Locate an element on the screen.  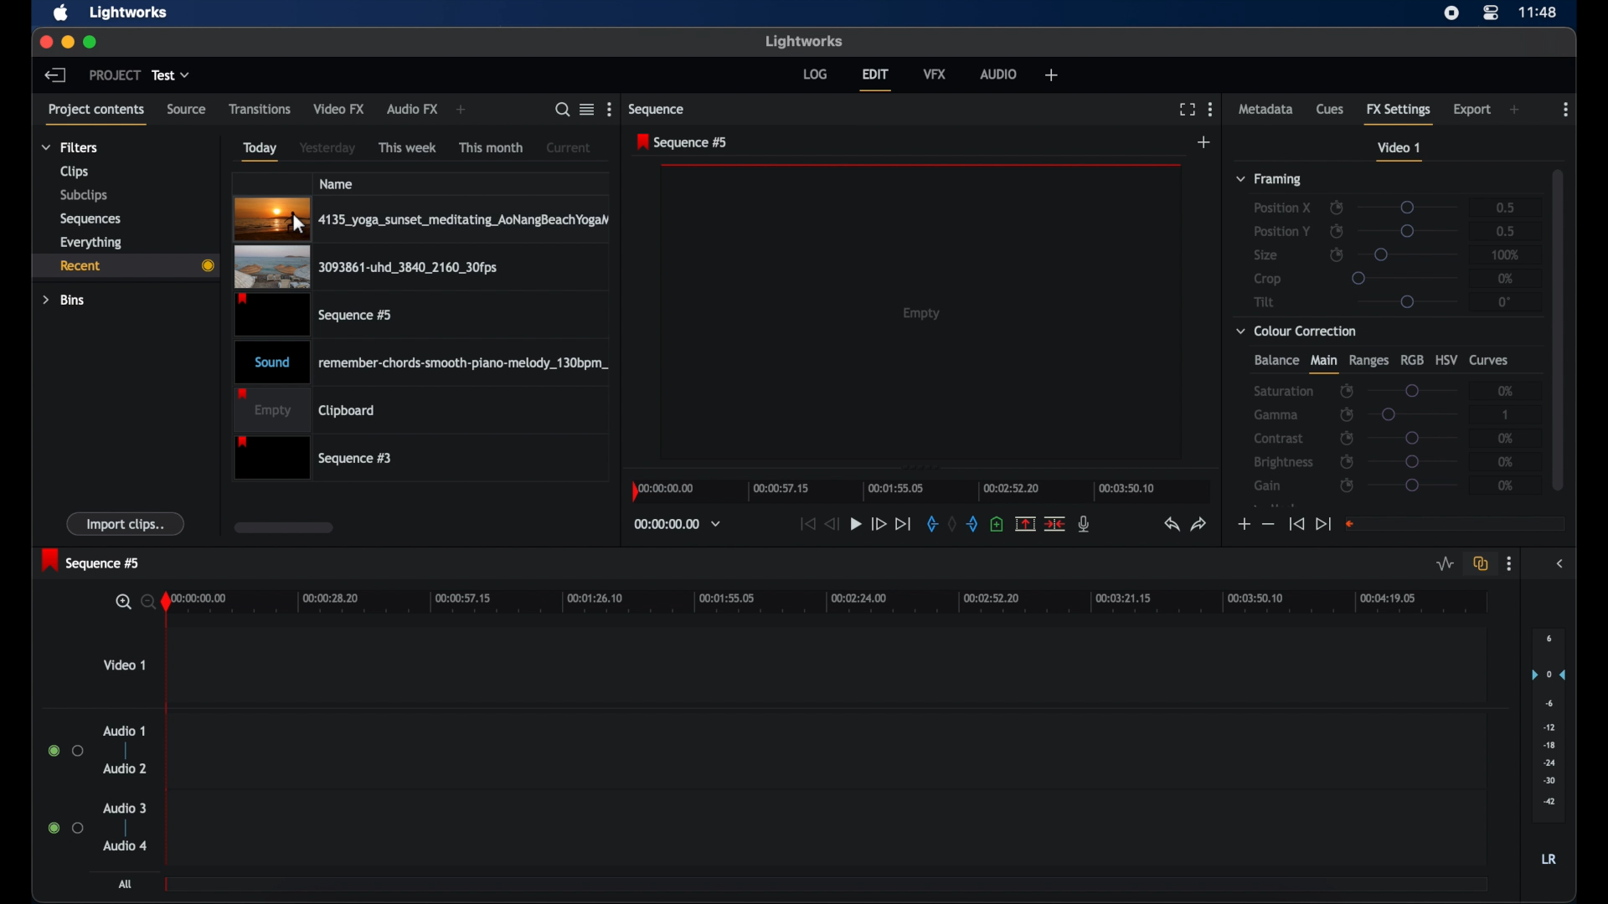
sequence is located at coordinates (658, 110).